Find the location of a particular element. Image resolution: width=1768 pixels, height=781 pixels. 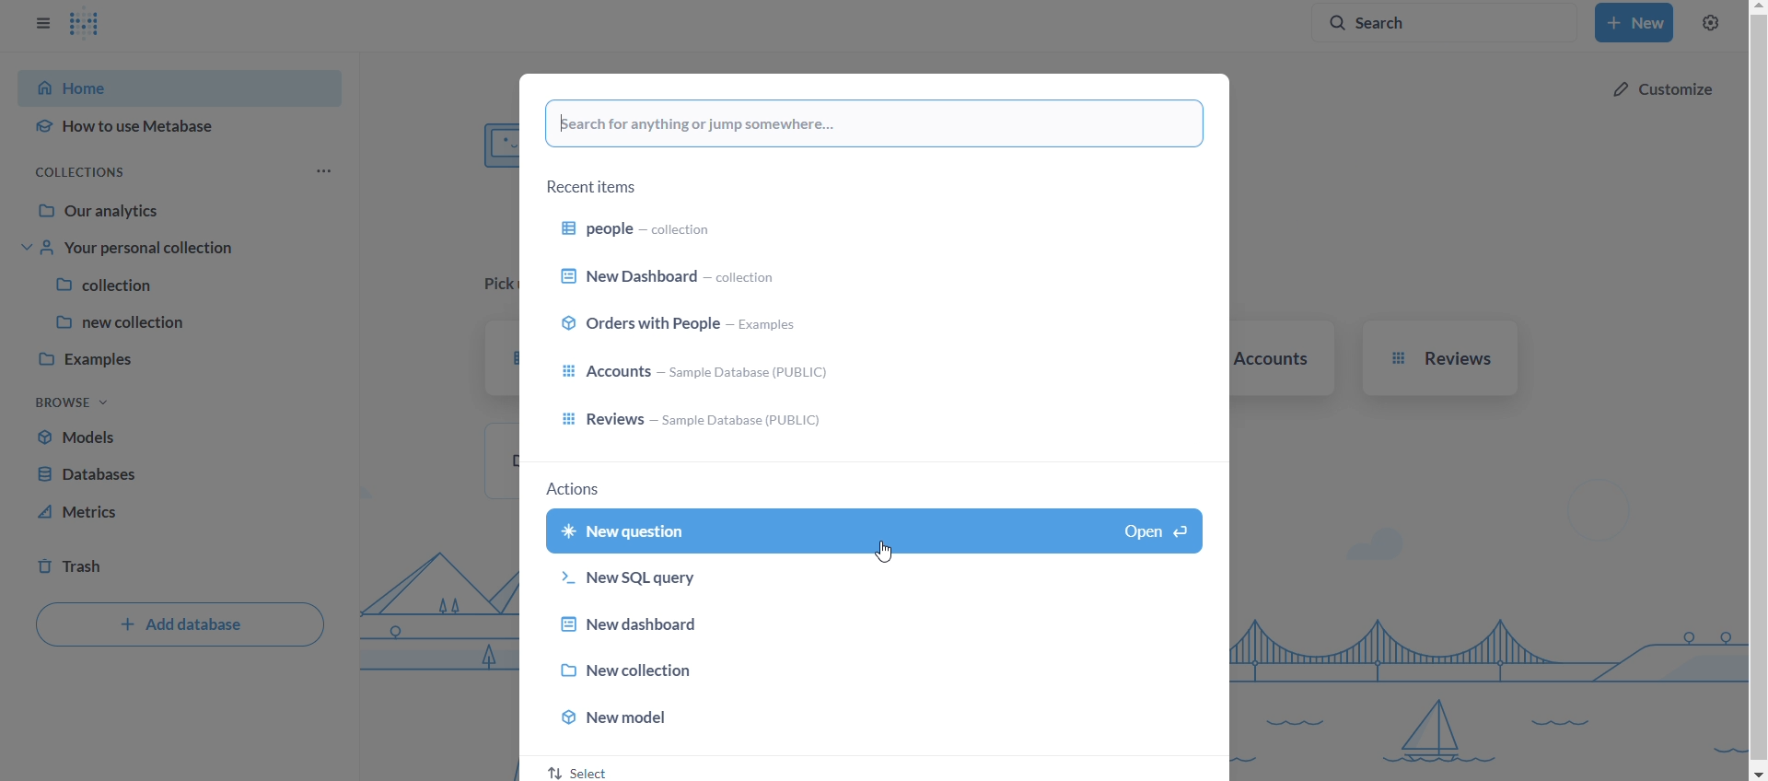

actions is located at coordinates (582, 489).